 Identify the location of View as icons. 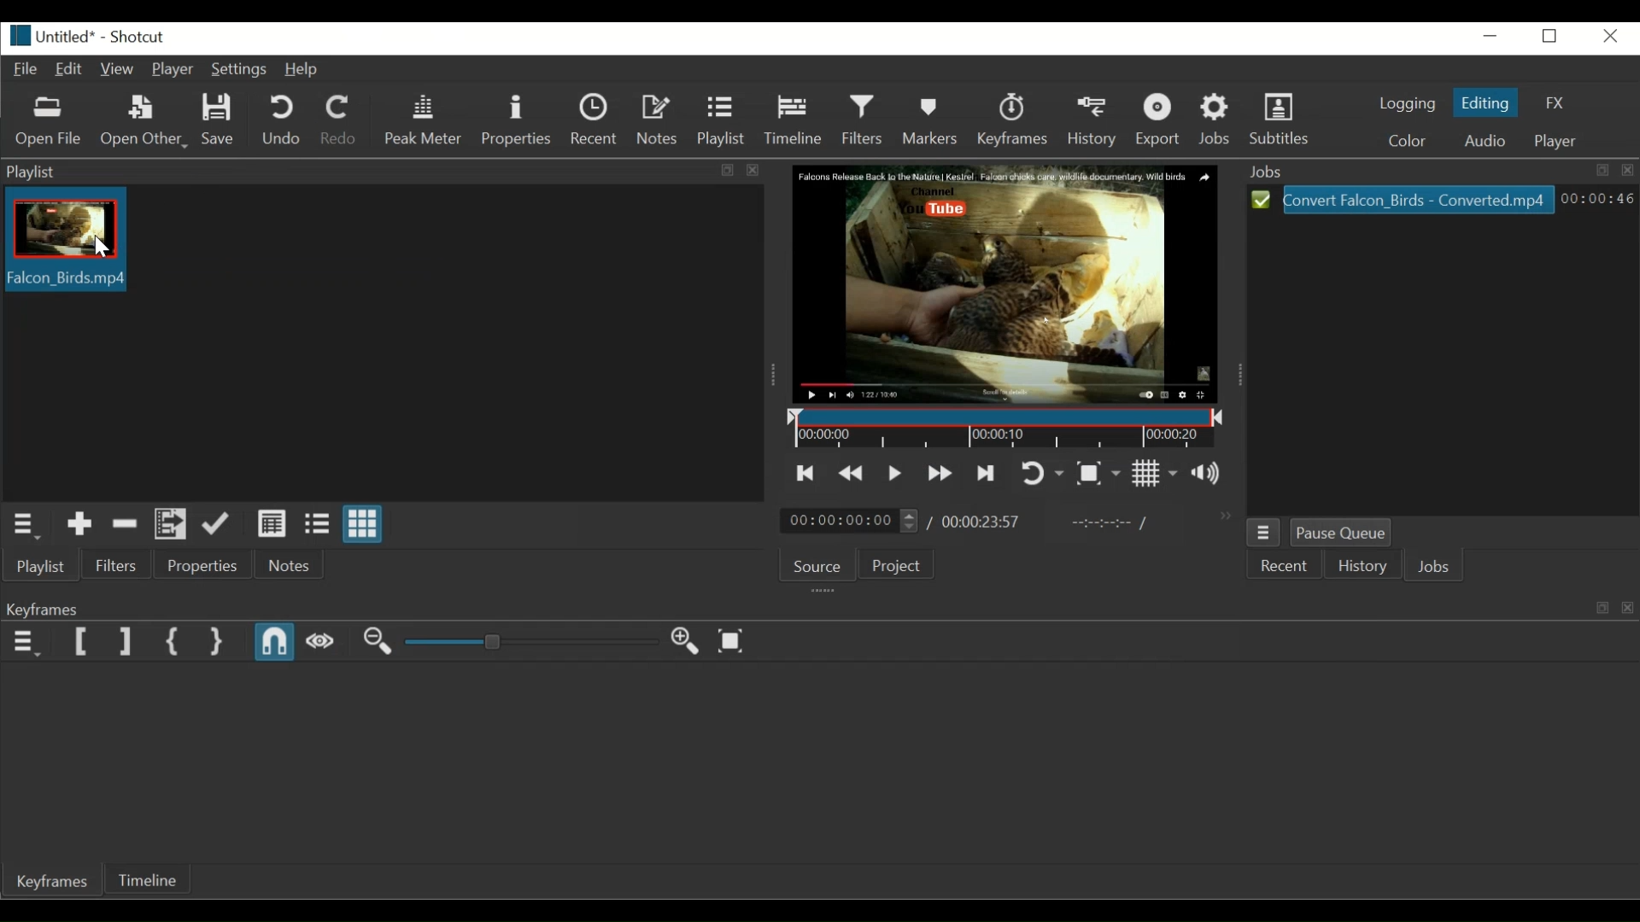
(361, 526).